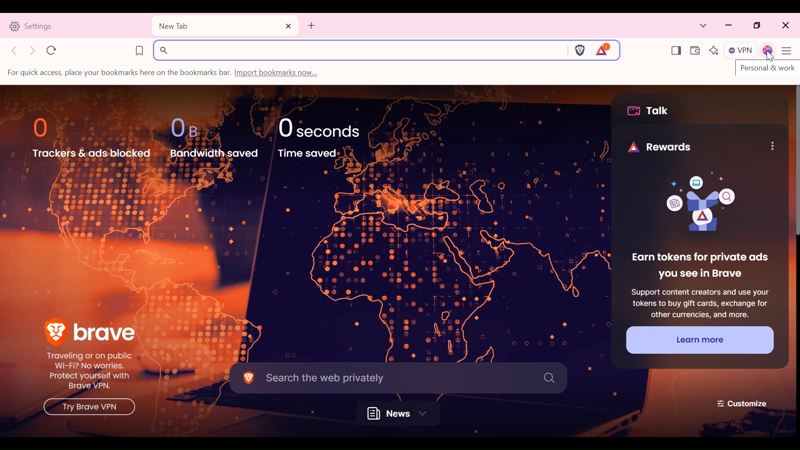  I want to click on scrollbar, so click(795, 162).